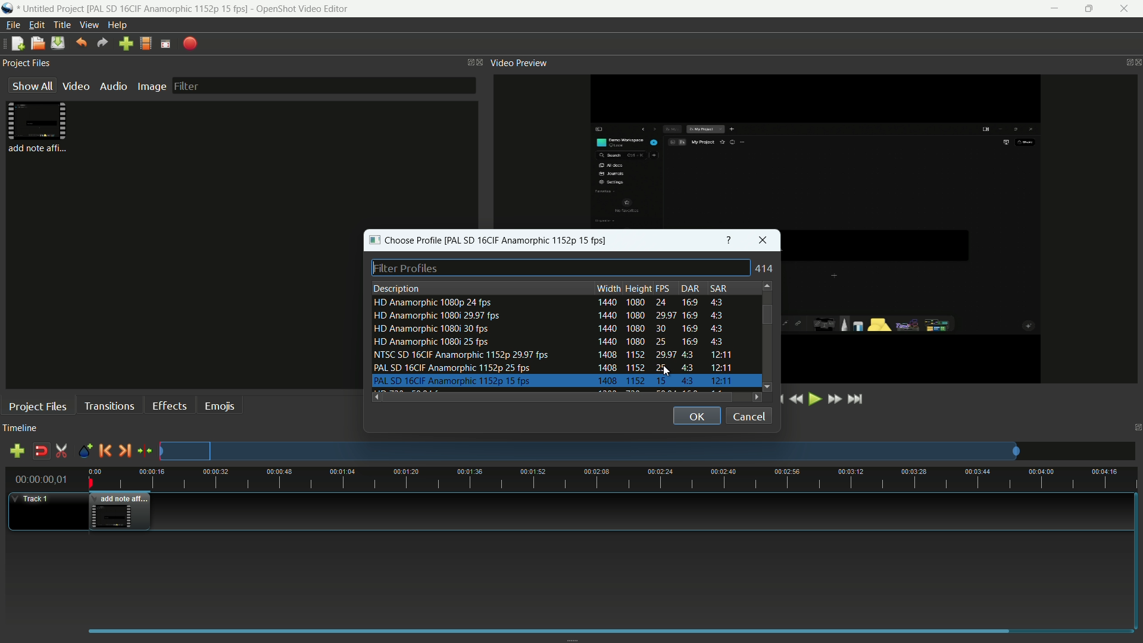  Describe the element at coordinates (552, 367) in the screenshot. I see `profile-6` at that location.